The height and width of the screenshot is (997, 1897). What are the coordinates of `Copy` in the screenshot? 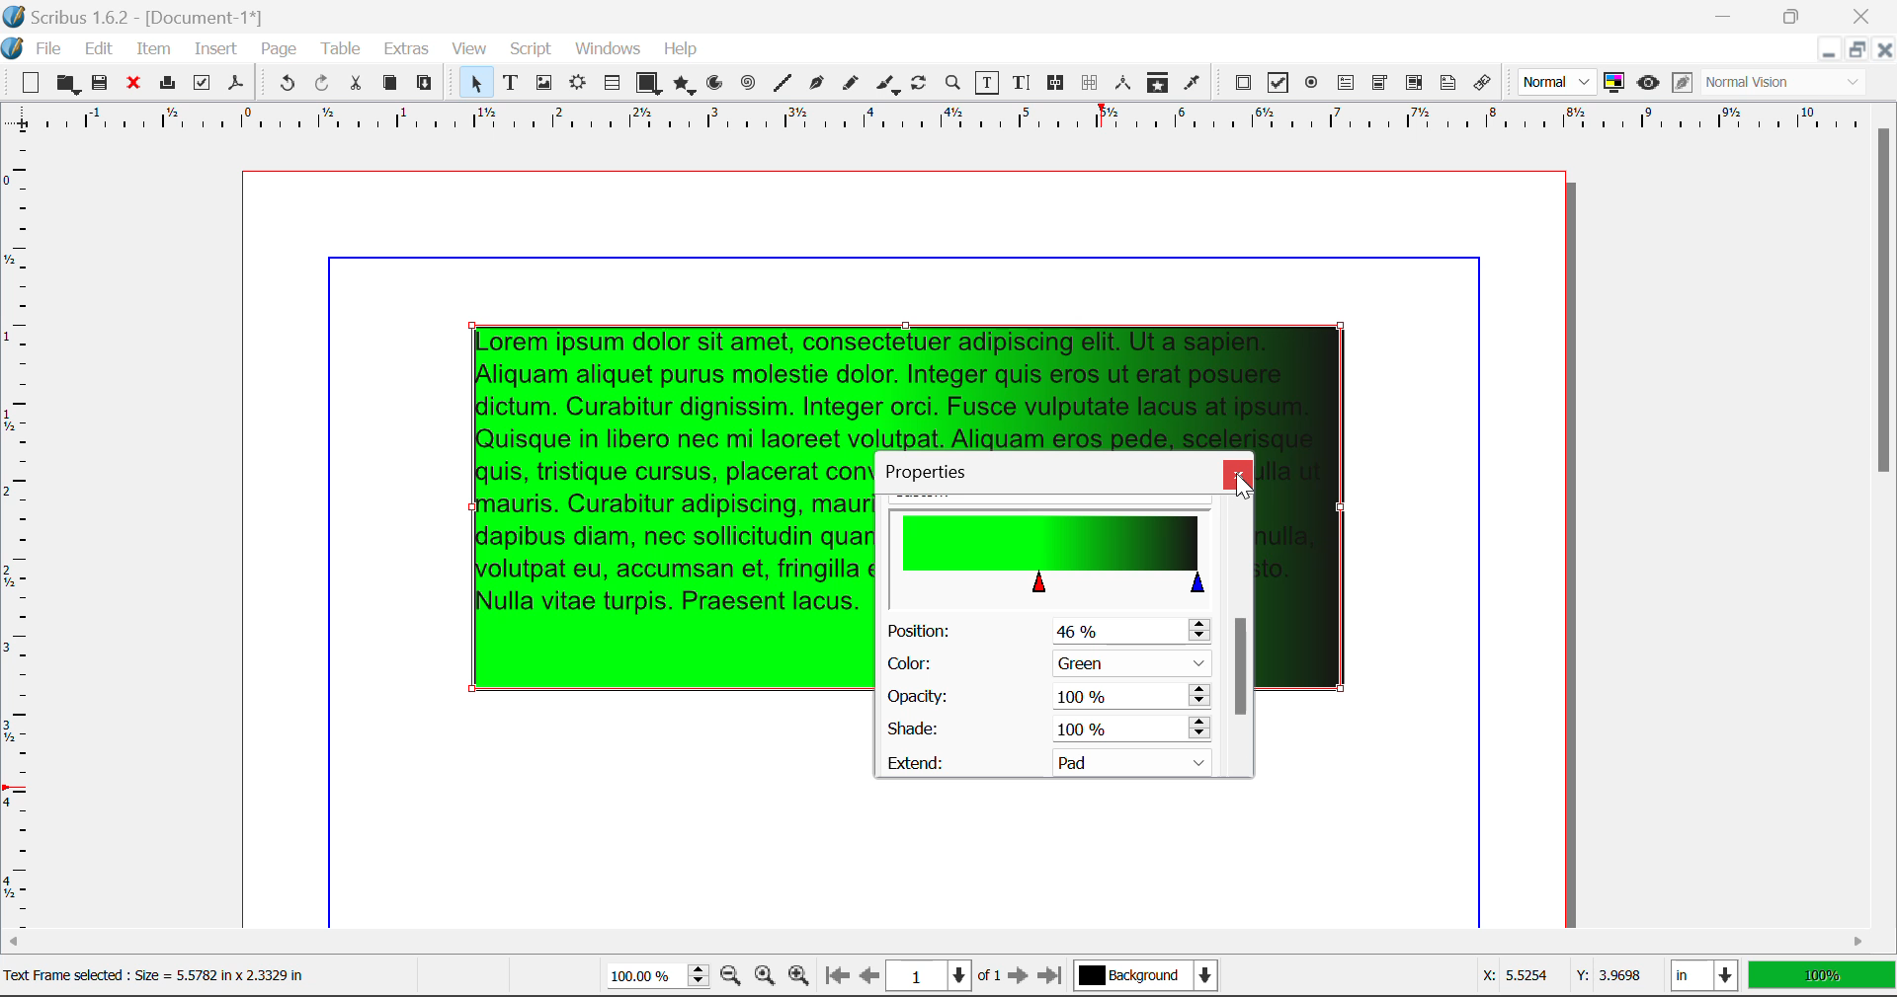 It's located at (391, 83).